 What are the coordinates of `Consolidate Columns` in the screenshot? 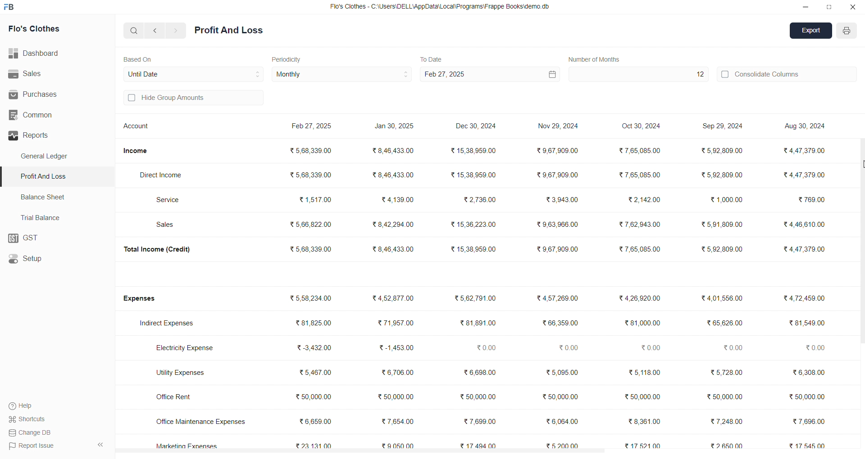 It's located at (788, 73).